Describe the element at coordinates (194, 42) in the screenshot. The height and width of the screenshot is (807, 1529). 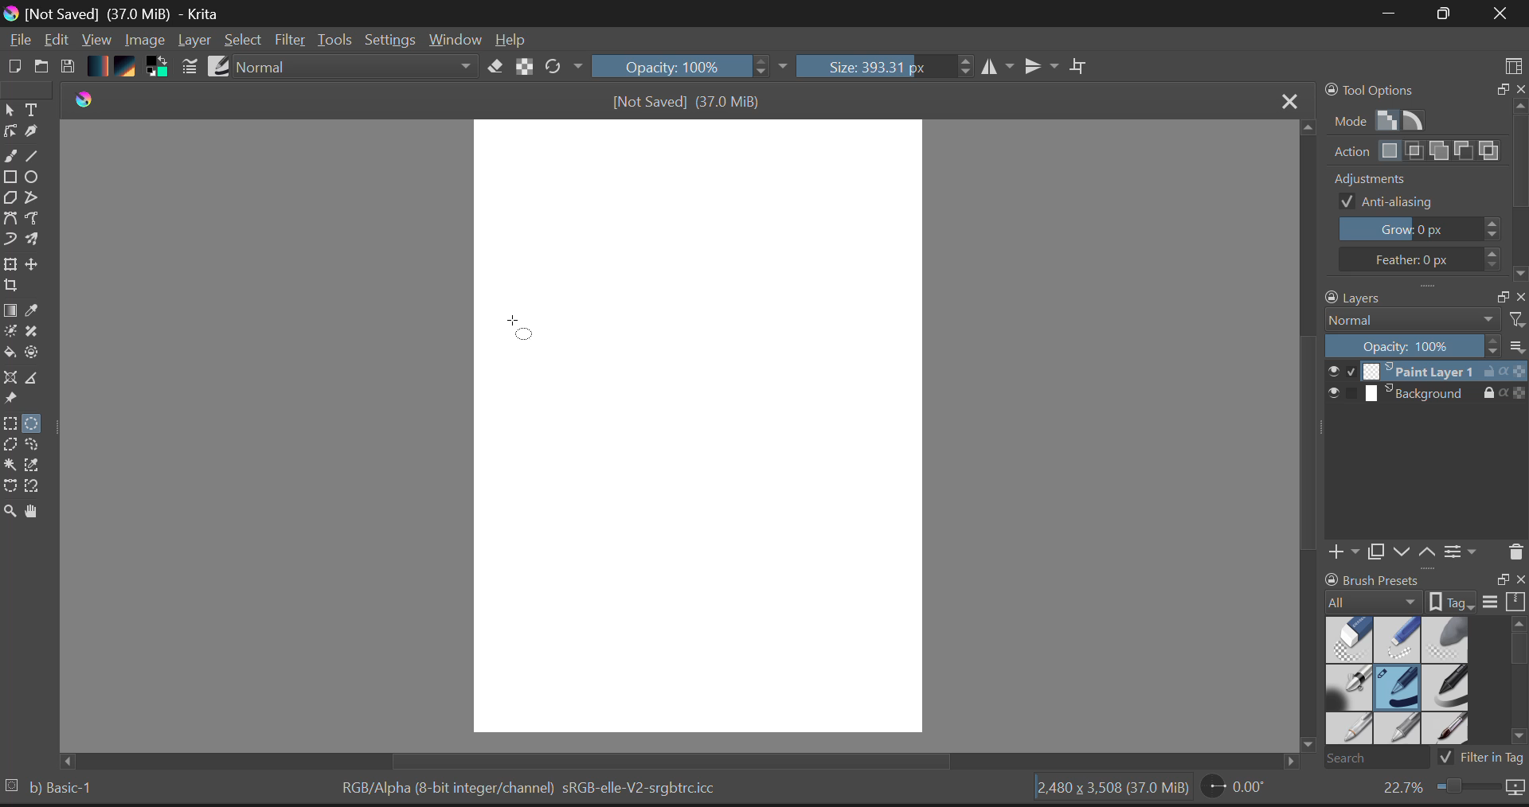
I see `Layer` at that location.